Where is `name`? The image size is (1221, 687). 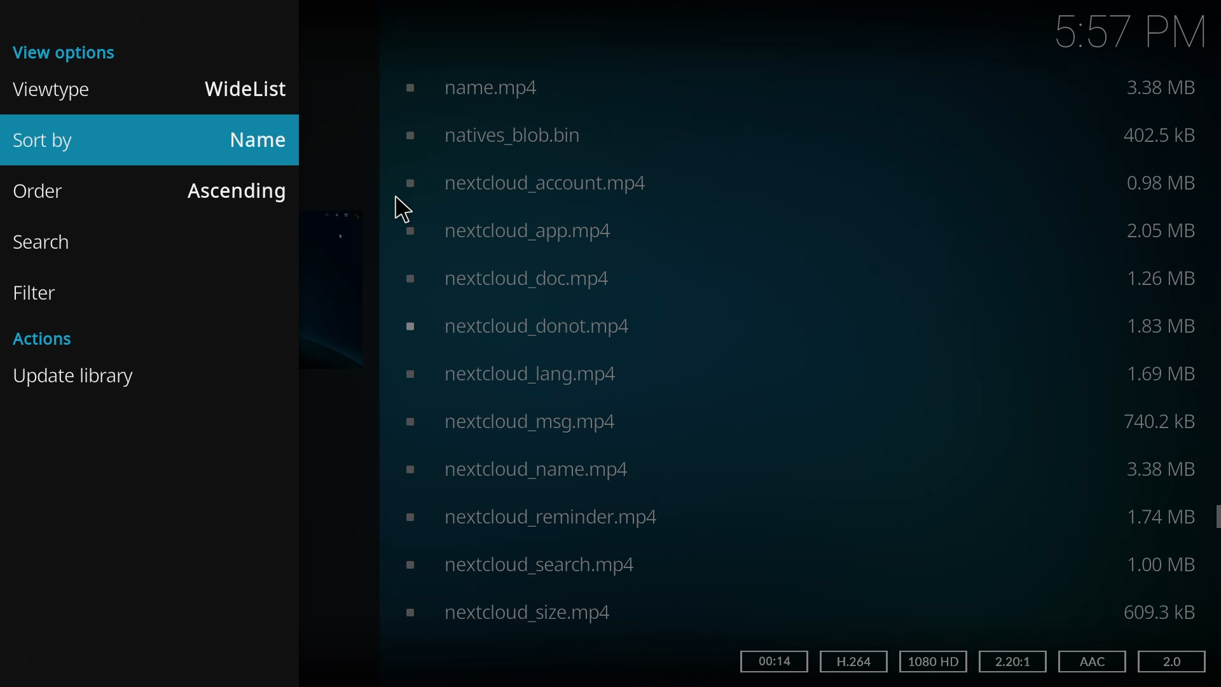
name is located at coordinates (258, 140).